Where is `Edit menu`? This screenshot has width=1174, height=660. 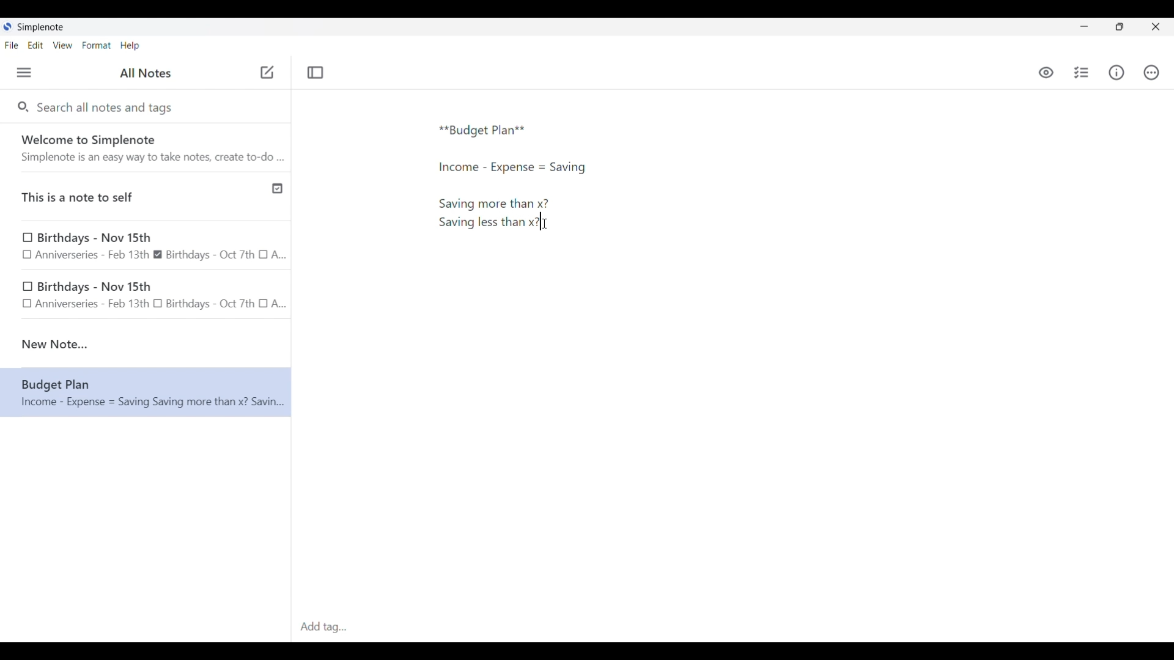
Edit menu is located at coordinates (36, 45).